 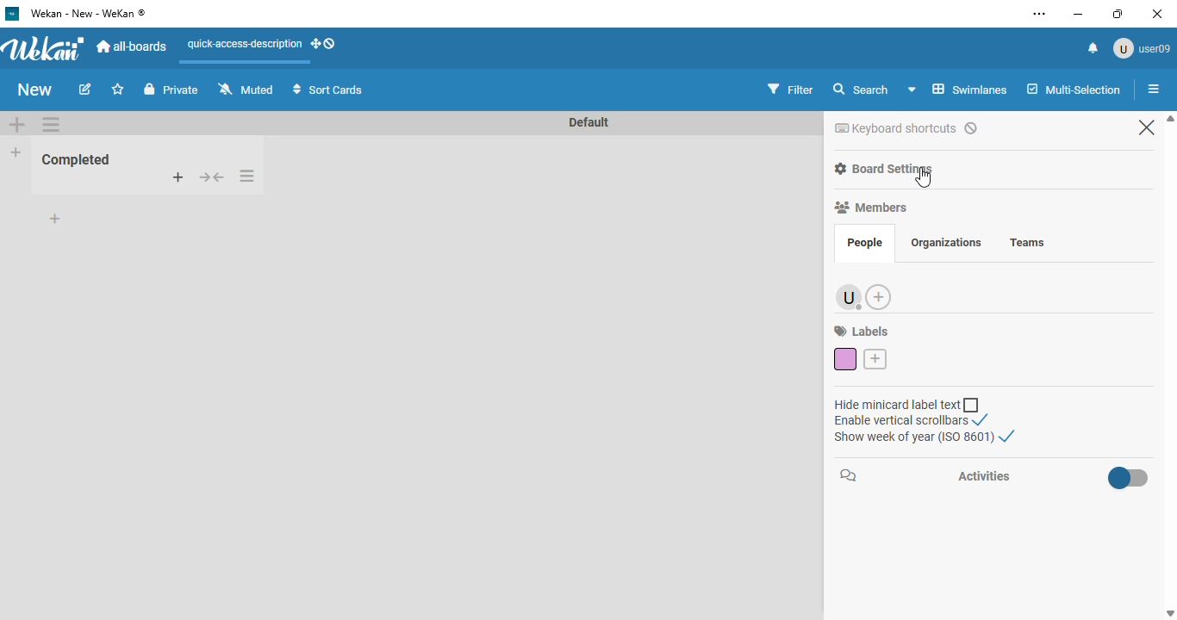 I want to click on collapse, so click(x=212, y=177).